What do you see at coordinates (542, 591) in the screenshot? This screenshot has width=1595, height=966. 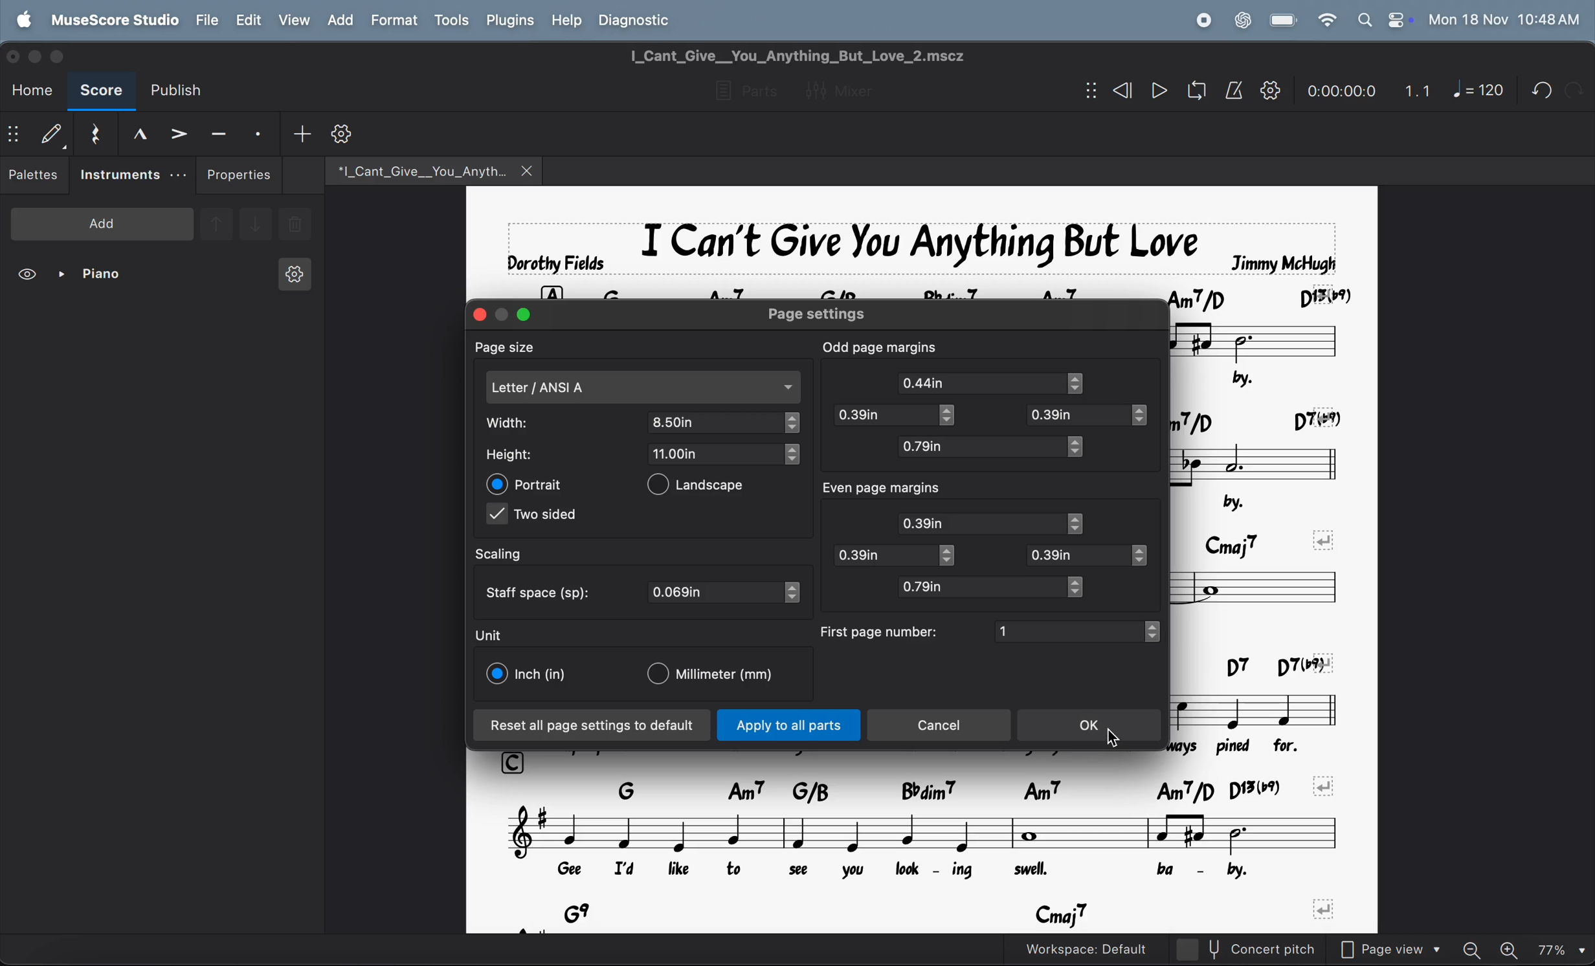 I see `staff space (sp)` at bounding box center [542, 591].